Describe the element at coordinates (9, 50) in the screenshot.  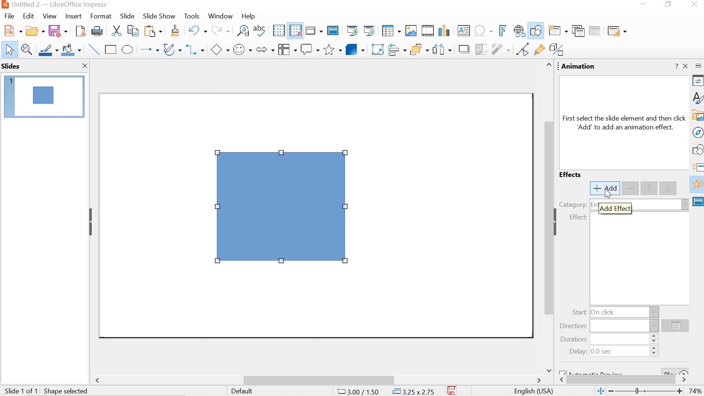
I see `select` at that location.